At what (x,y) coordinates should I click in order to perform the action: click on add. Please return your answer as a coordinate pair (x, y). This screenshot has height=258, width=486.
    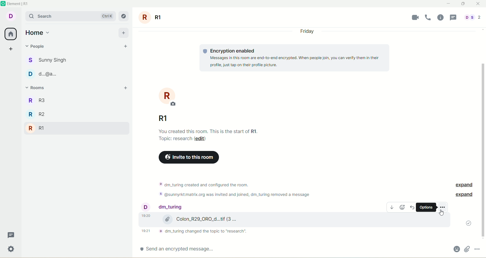
    Looking at the image, I should click on (125, 88).